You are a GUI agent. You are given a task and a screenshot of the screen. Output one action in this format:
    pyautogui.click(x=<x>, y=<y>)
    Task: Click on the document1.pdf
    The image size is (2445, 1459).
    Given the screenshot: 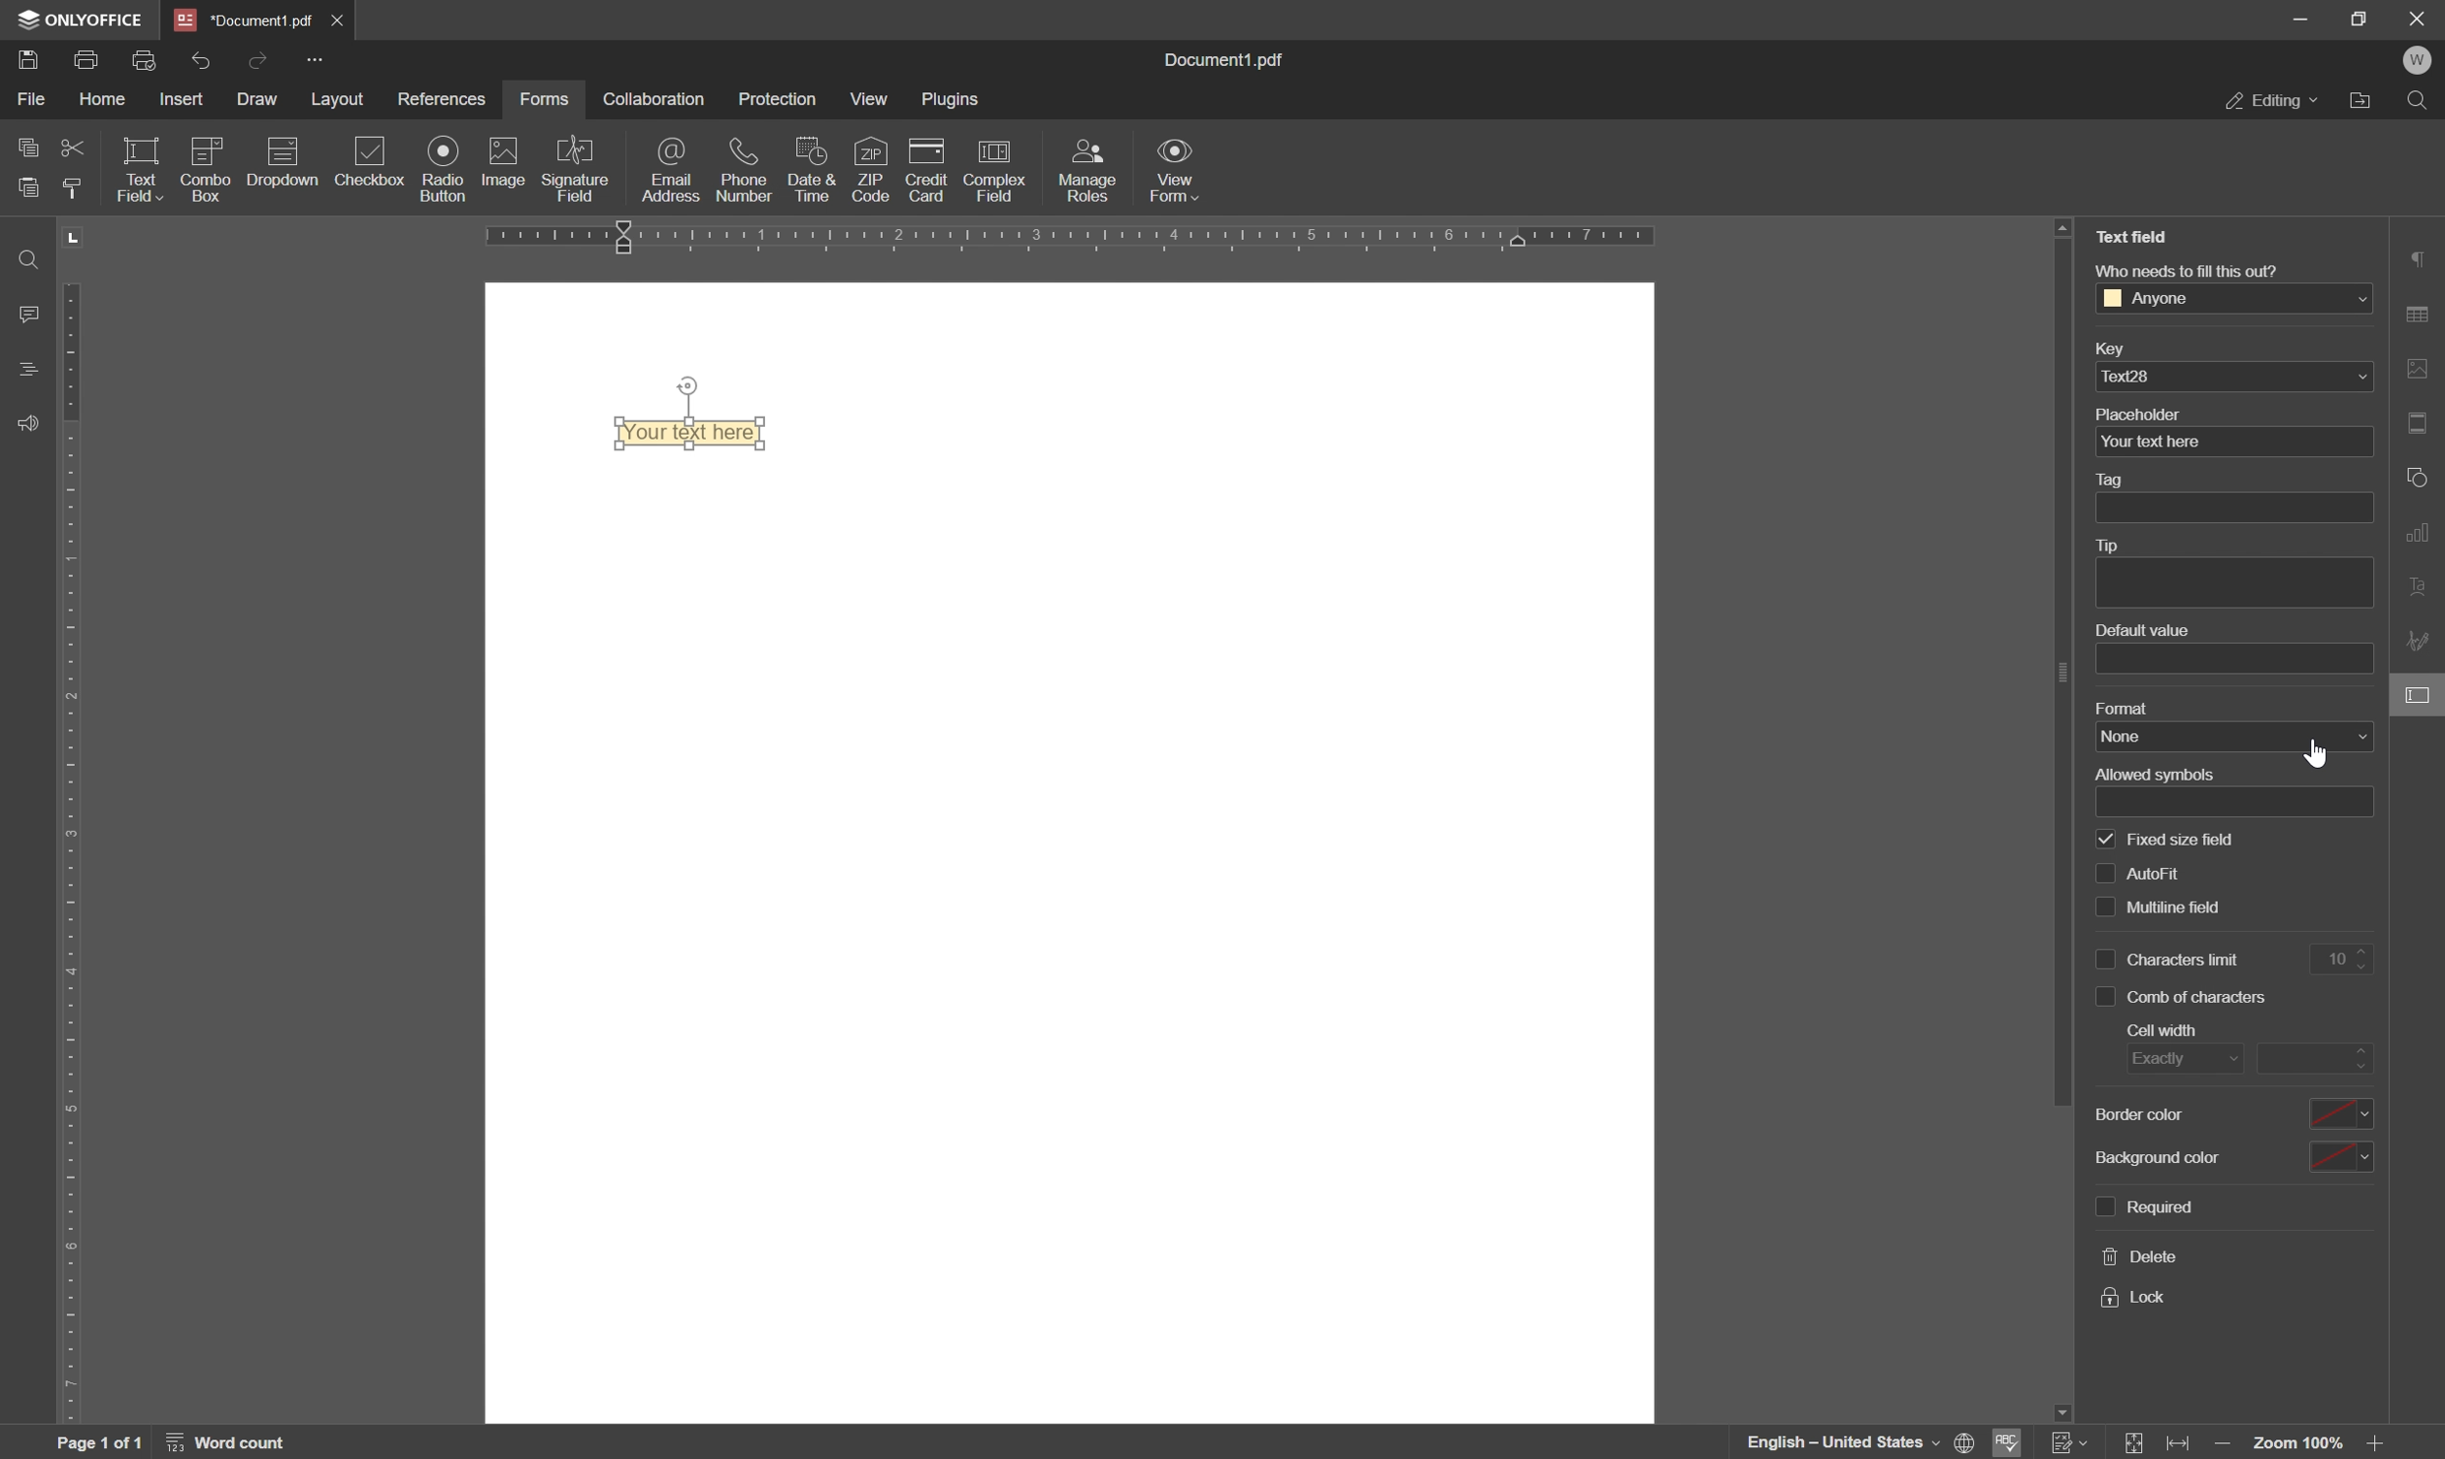 What is the action you would take?
    pyautogui.click(x=1214, y=58)
    